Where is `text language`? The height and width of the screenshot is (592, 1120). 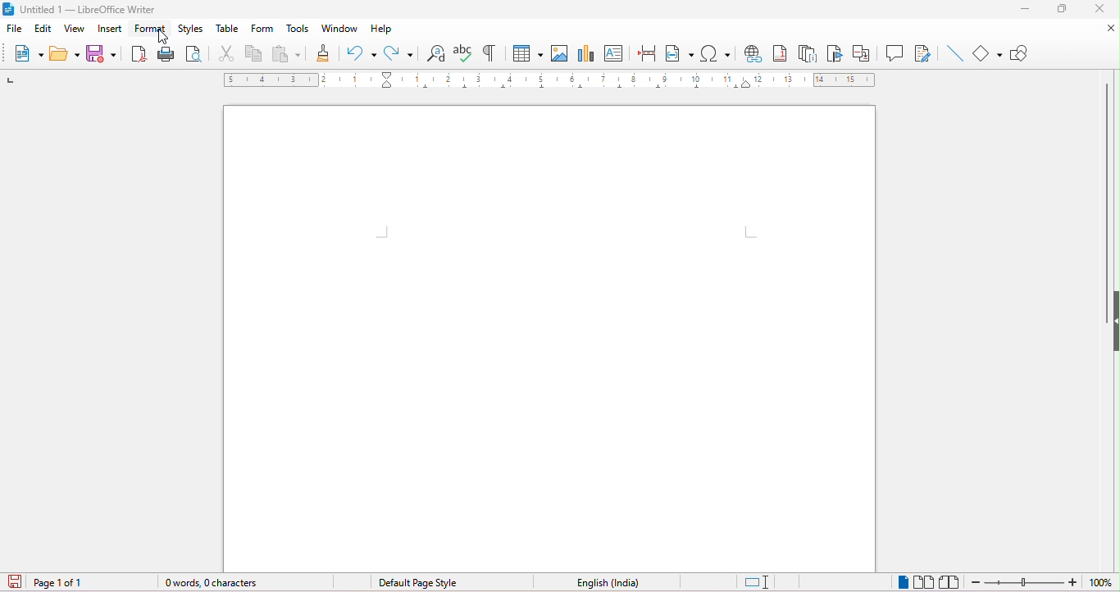
text language is located at coordinates (608, 584).